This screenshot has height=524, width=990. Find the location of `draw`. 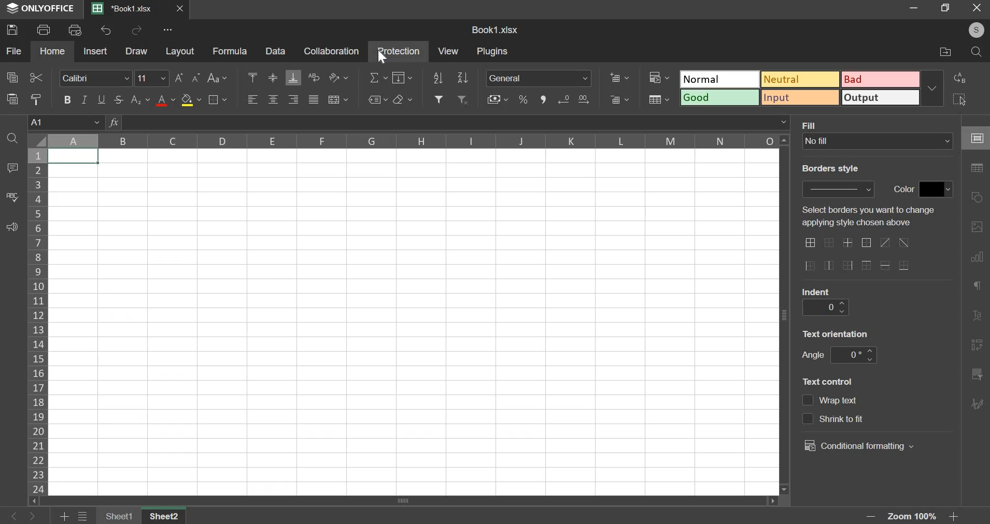

draw is located at coordinates (136, 51).